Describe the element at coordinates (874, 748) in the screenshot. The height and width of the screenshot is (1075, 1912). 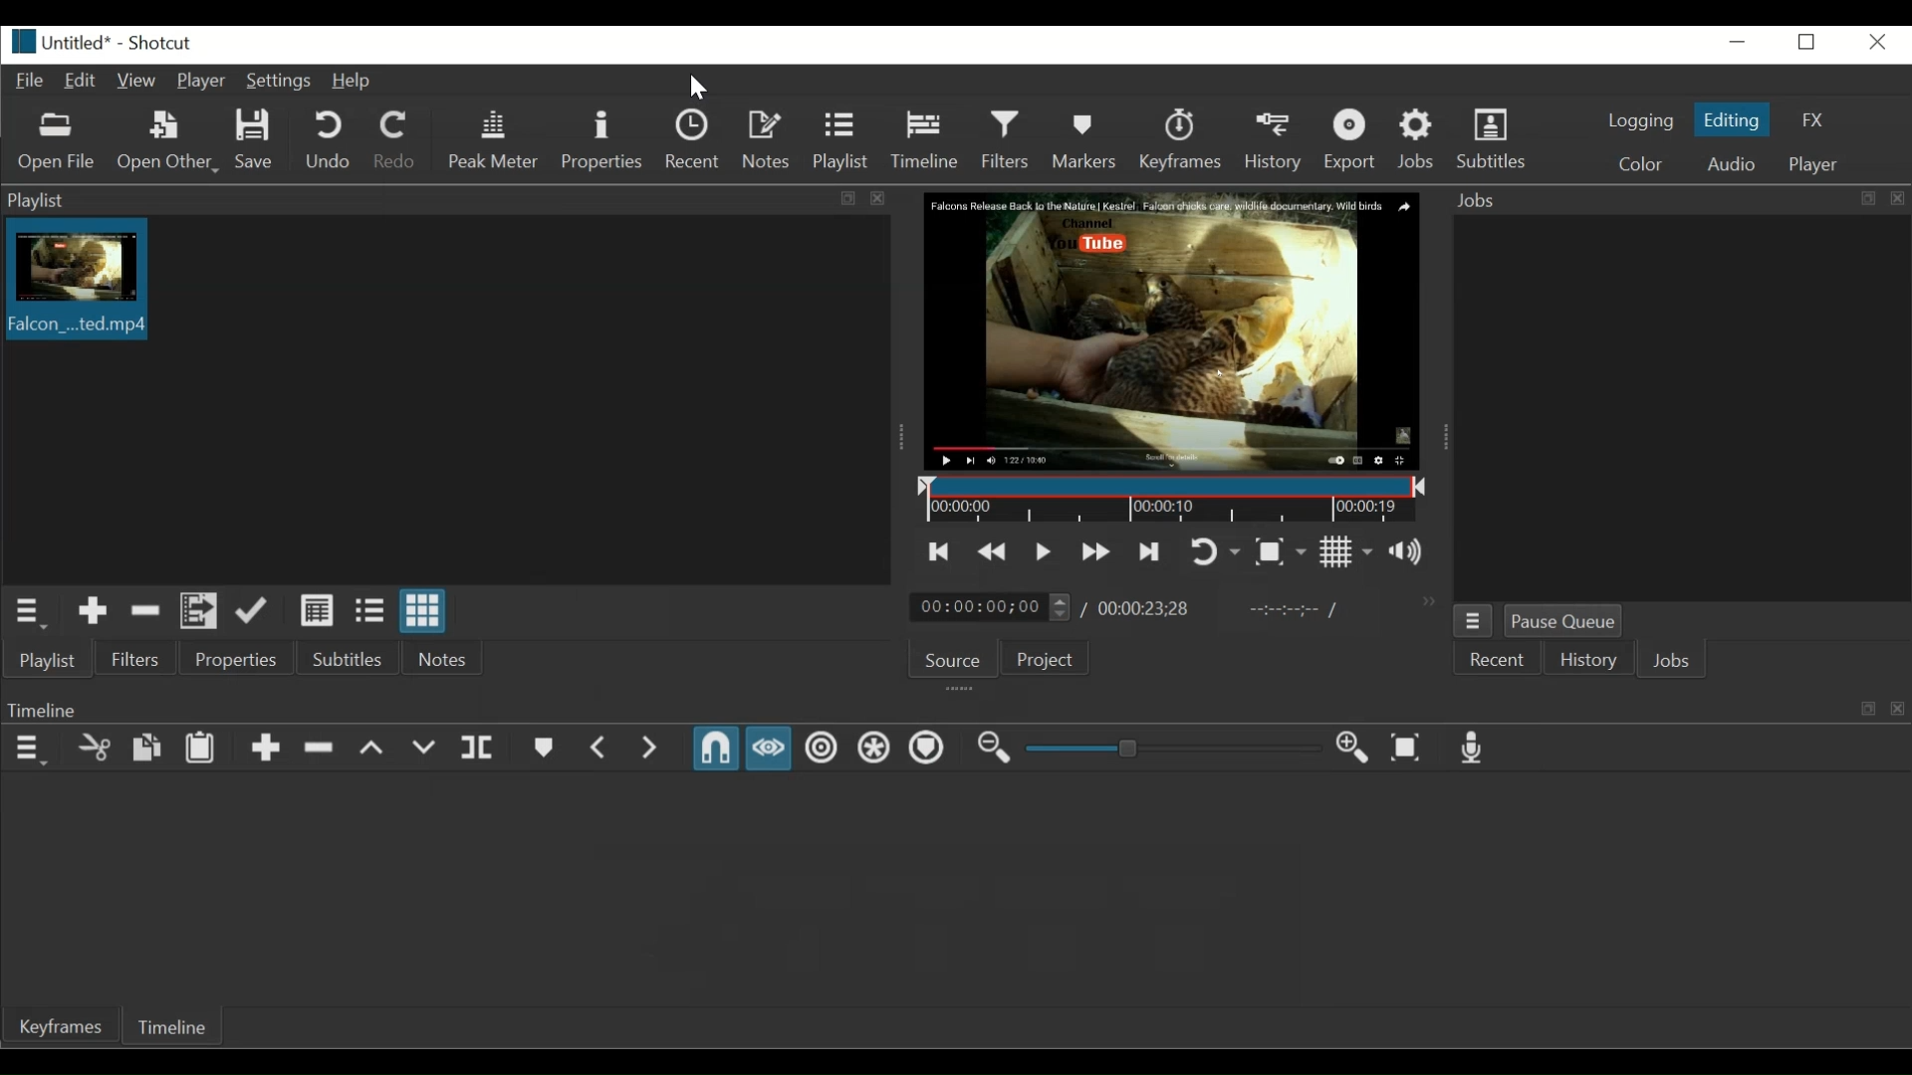
I see `Ripple all tracks` at that location.